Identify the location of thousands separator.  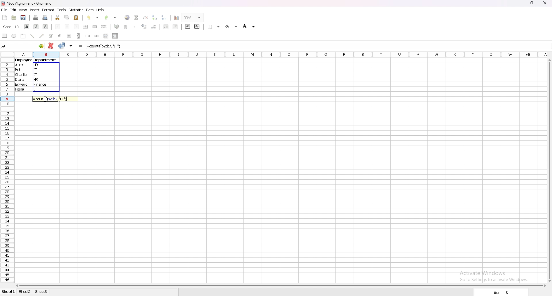
(135, 26).